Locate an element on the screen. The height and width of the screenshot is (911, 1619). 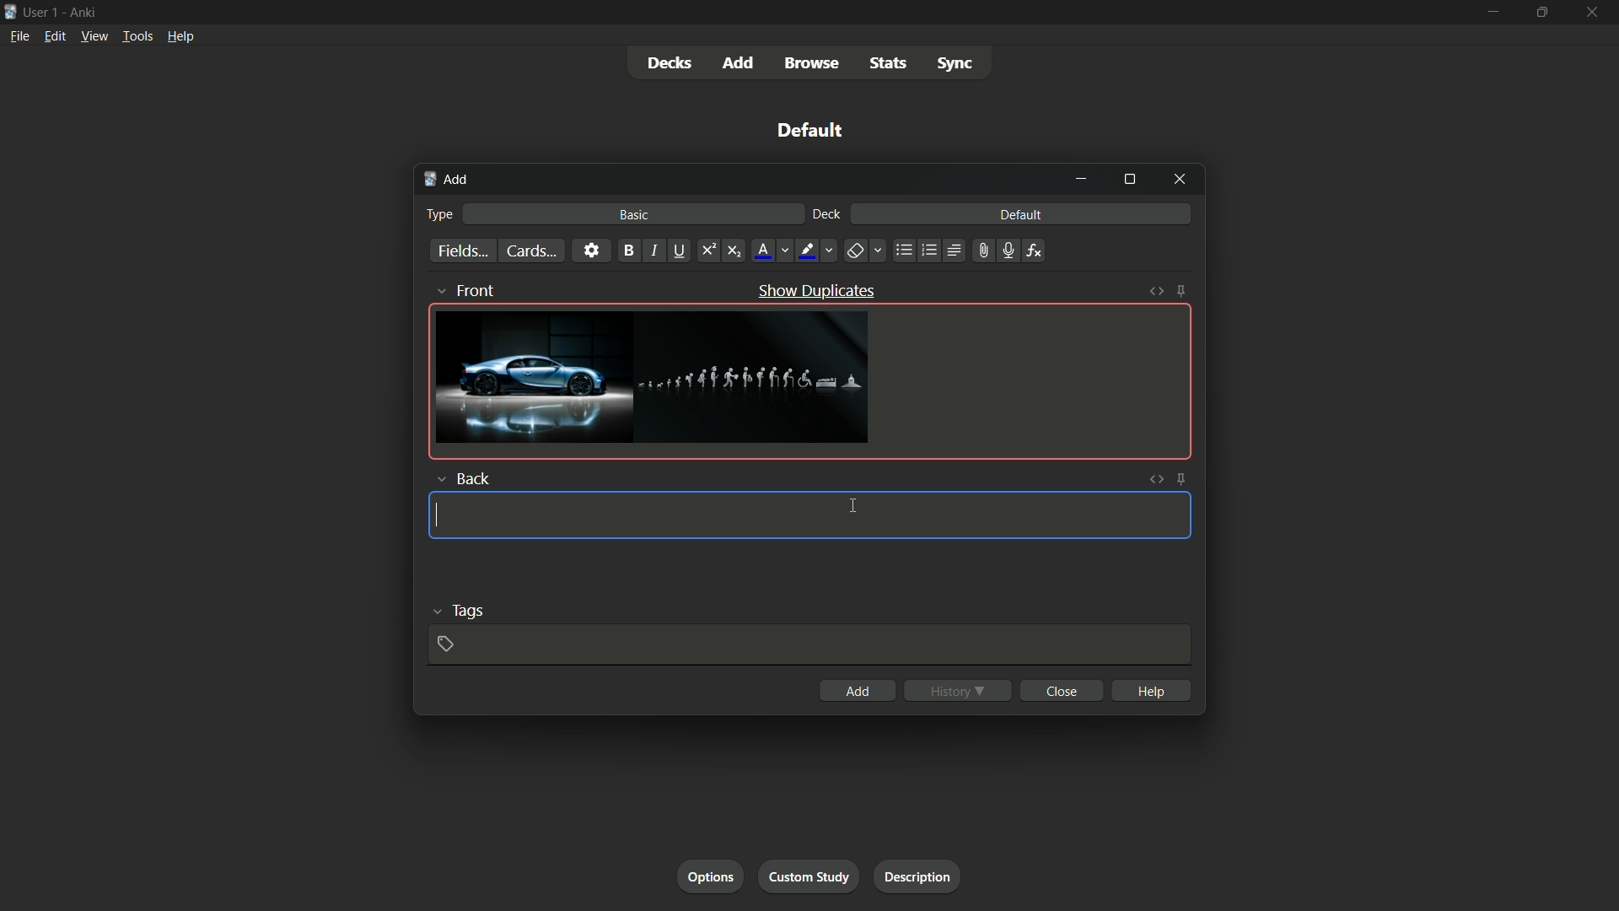
subscript is located at coordinates (734, 251).